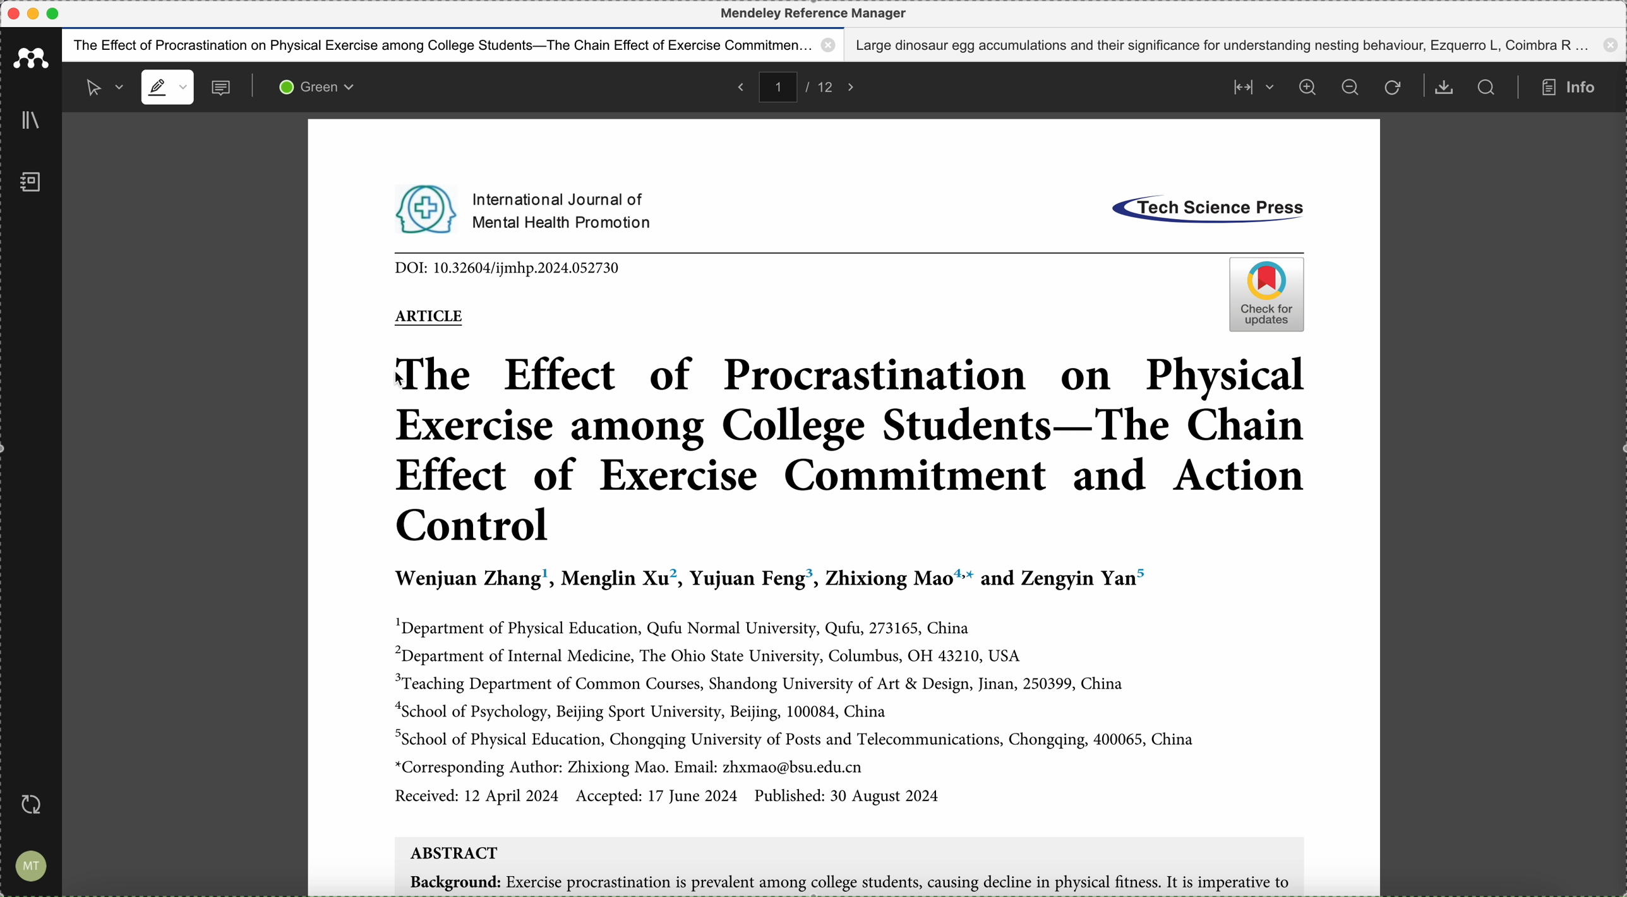 Image resolution: width=1627 pixels, height=897 pixels. What do you see at coordinates (1392, 88) in the screenshot?
I see `refresh the page` at bounding box center [1392, 88].